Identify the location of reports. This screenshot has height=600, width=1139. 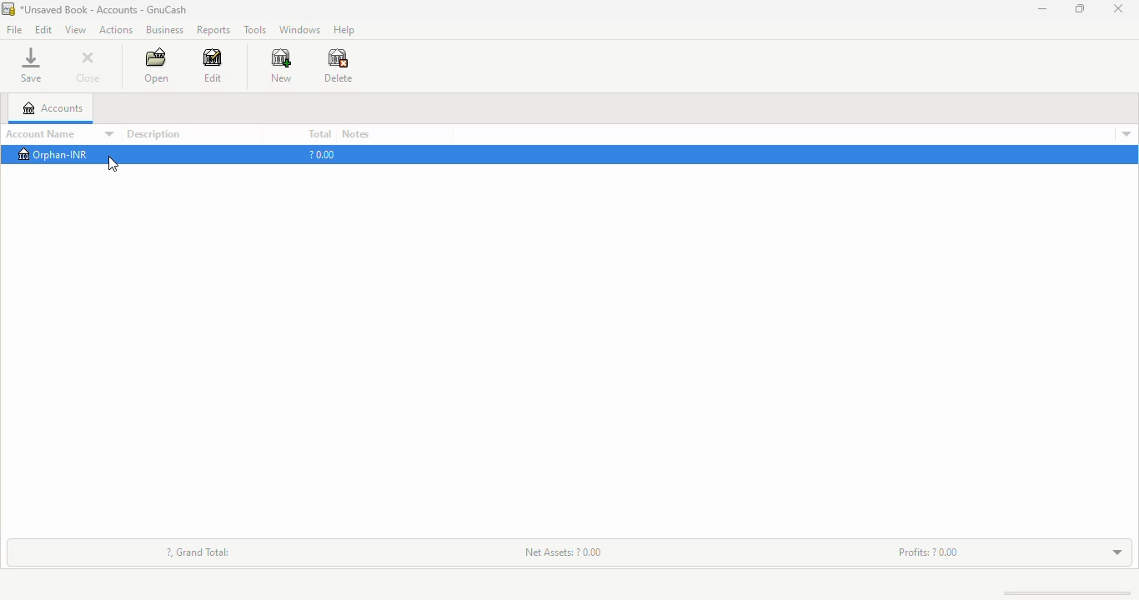
(213, 30).